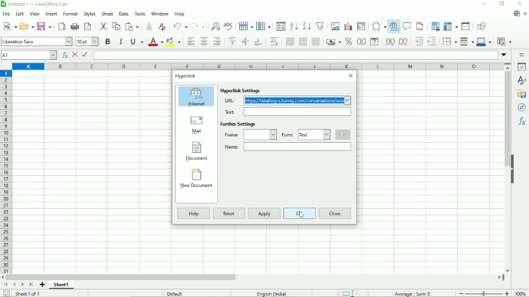  I want to click on Merge and center, so click(289, 42).